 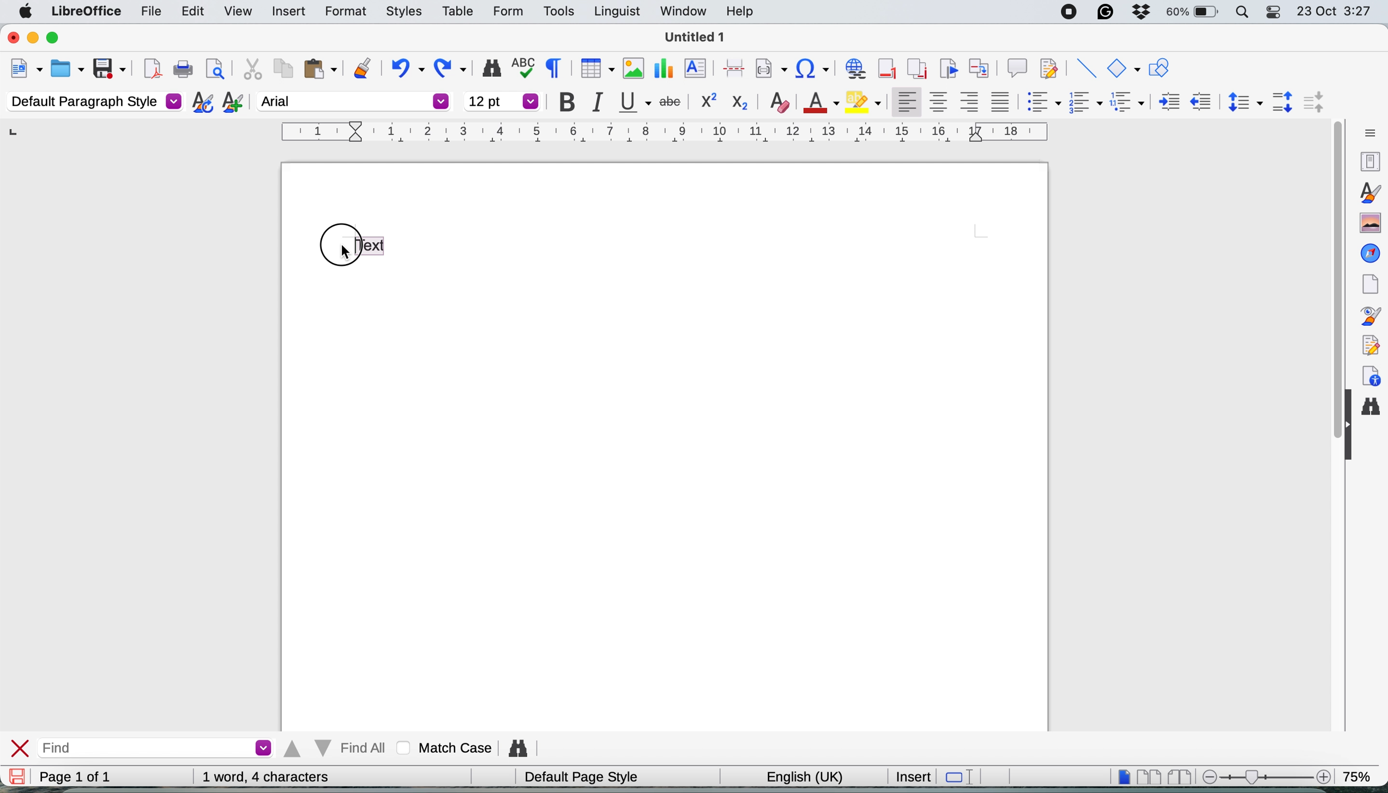 What do you see at coordinates (1372, 373) in the screenshot?
I see `accessibility checks` at bounding box center [1372, 373].